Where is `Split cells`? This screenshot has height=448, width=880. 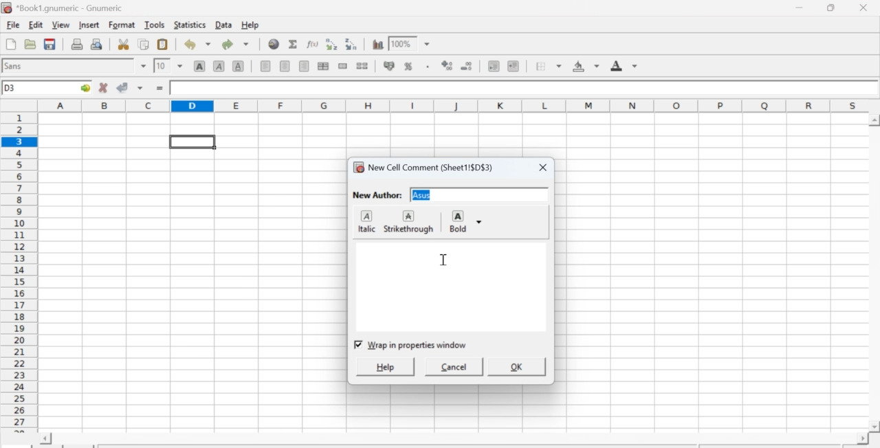
Split cells is located at coordinates (362, 66).